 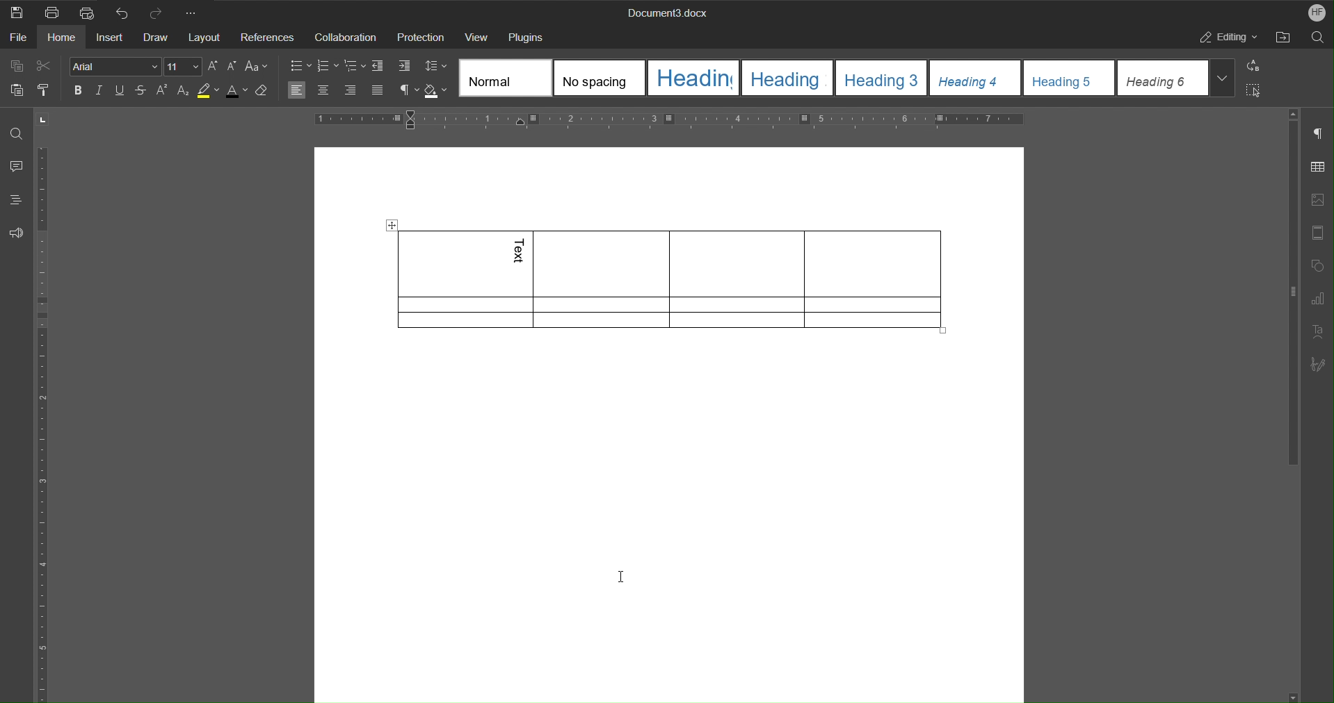 What do you see at coordinates (788, 77) in the screenshot?
I see `Heading 2` at bounding box center [788, 77].